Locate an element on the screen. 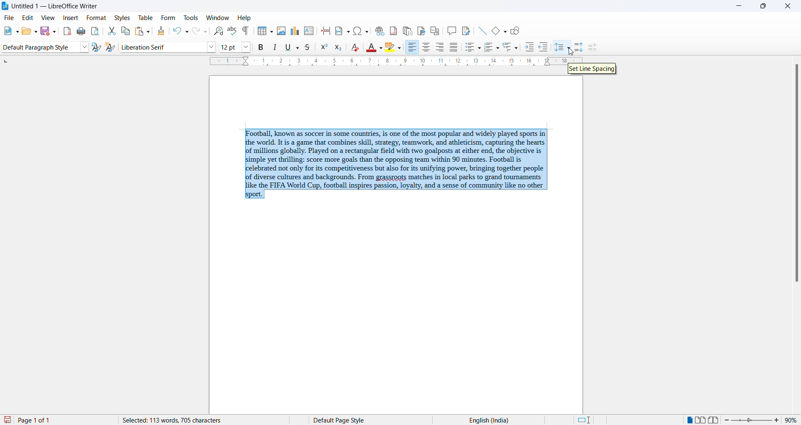  bold is located at coordinates (262, 47).